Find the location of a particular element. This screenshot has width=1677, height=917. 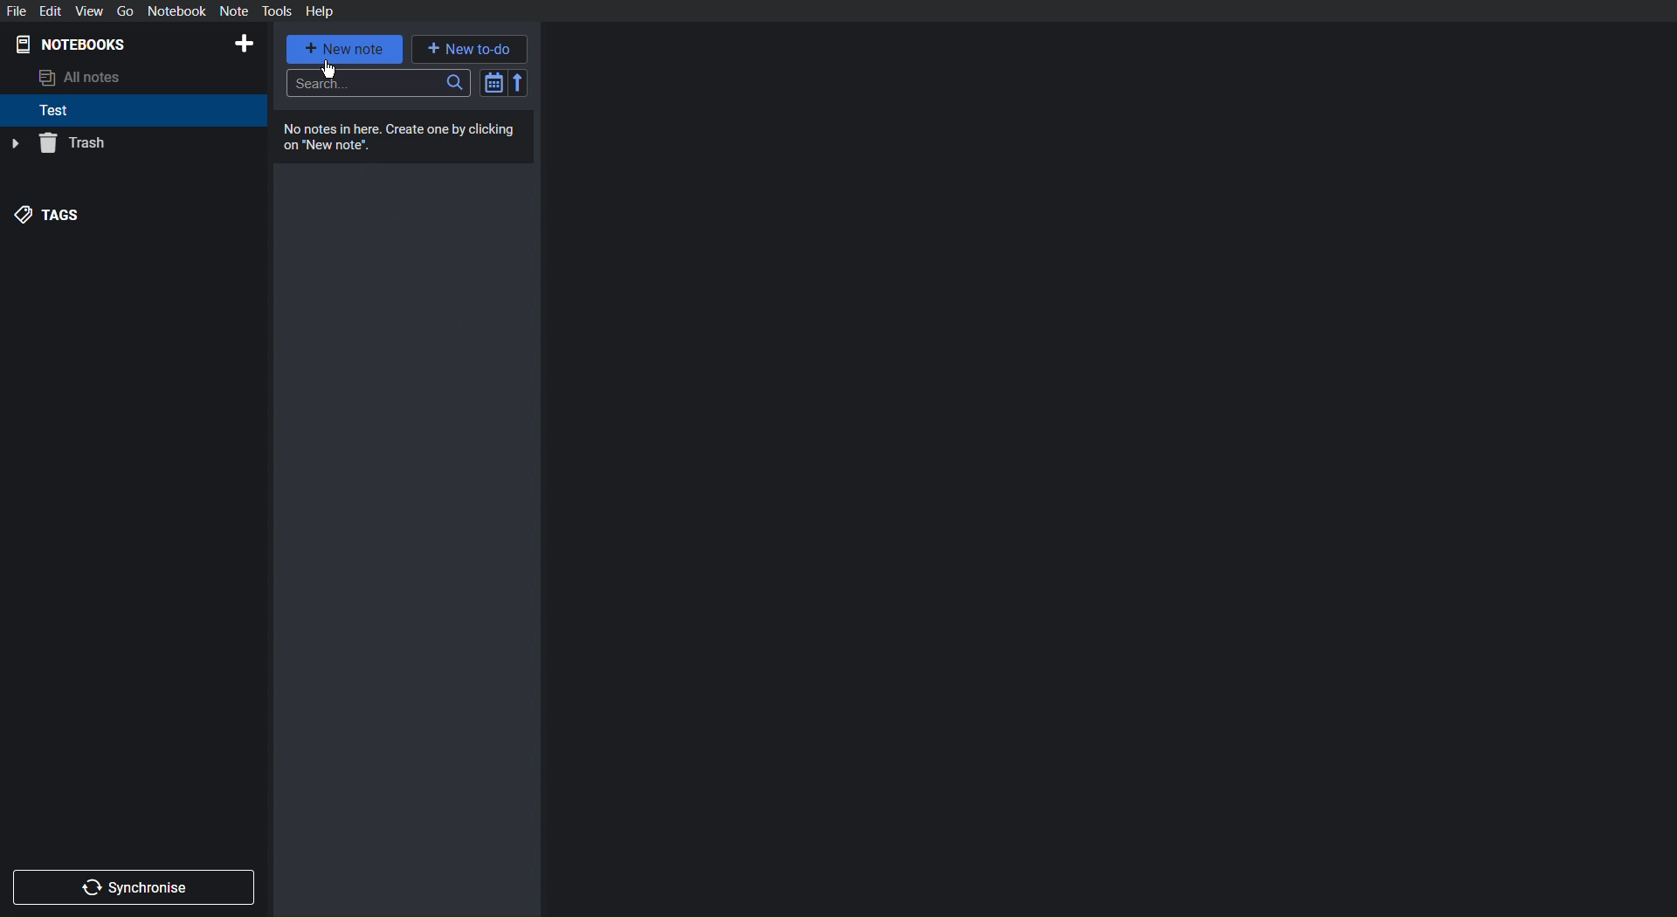

New note is located at coordinates (345, 50).